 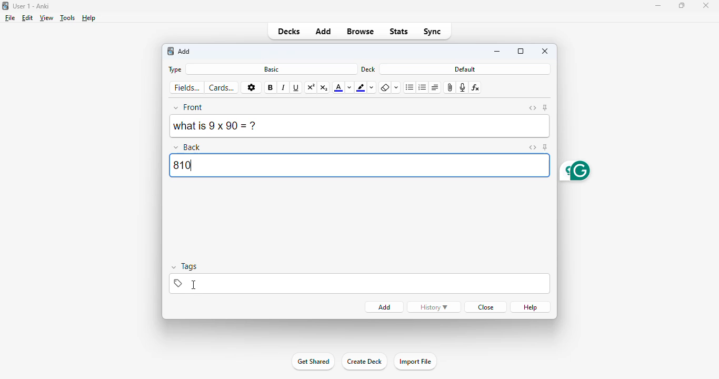 I want to click on edit, so click(x=27, y=18).